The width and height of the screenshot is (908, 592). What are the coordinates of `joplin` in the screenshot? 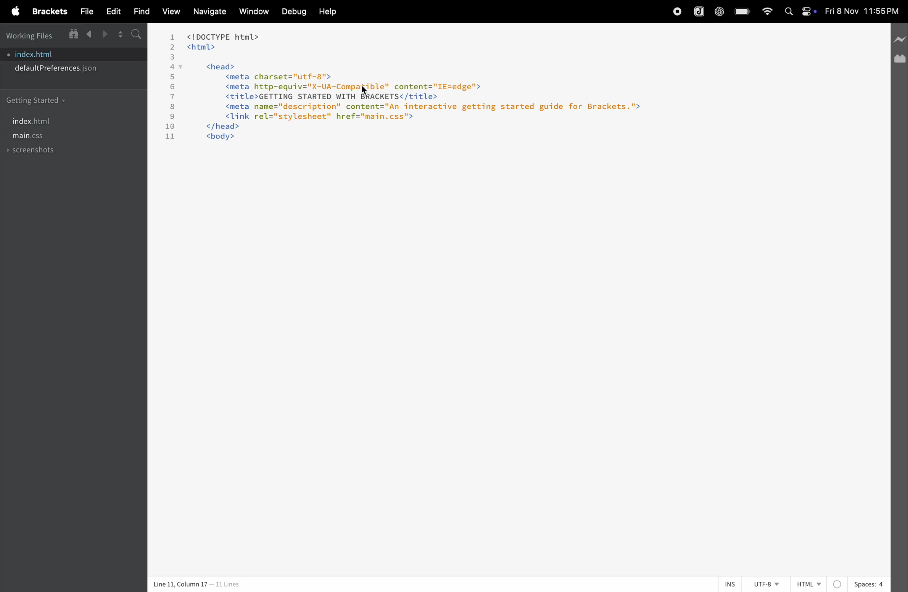 It's located at (699, 12).